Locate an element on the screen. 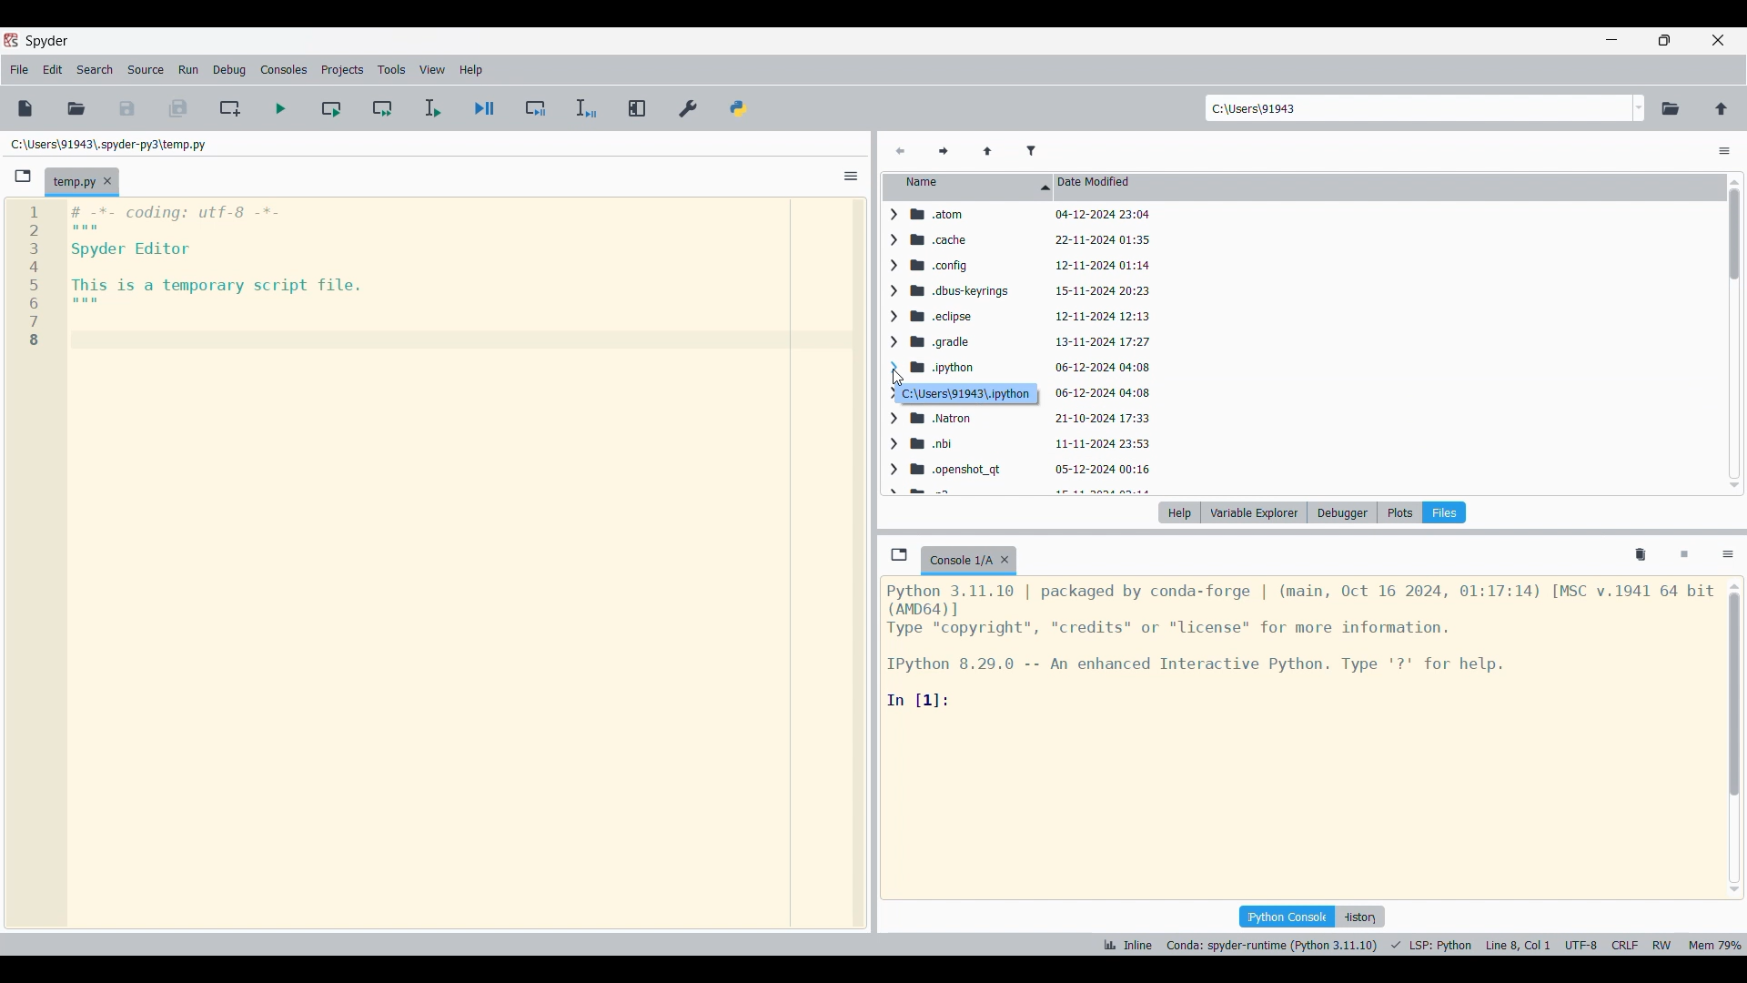 The width and height of the screenshot is (1747, 983). Open file is located at coordinates (76, 109).